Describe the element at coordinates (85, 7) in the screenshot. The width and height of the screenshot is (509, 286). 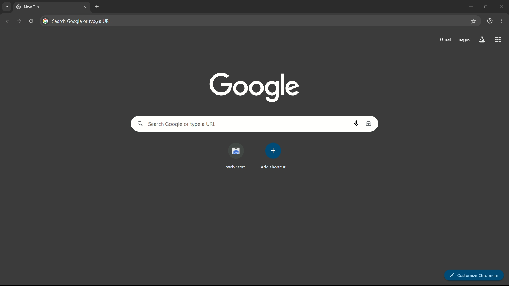
I see `close` at that location.